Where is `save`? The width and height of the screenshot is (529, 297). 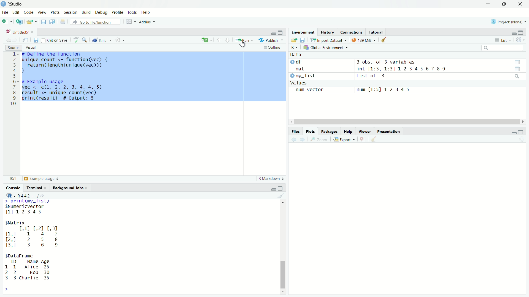
save is located at coordinates (44, 22).